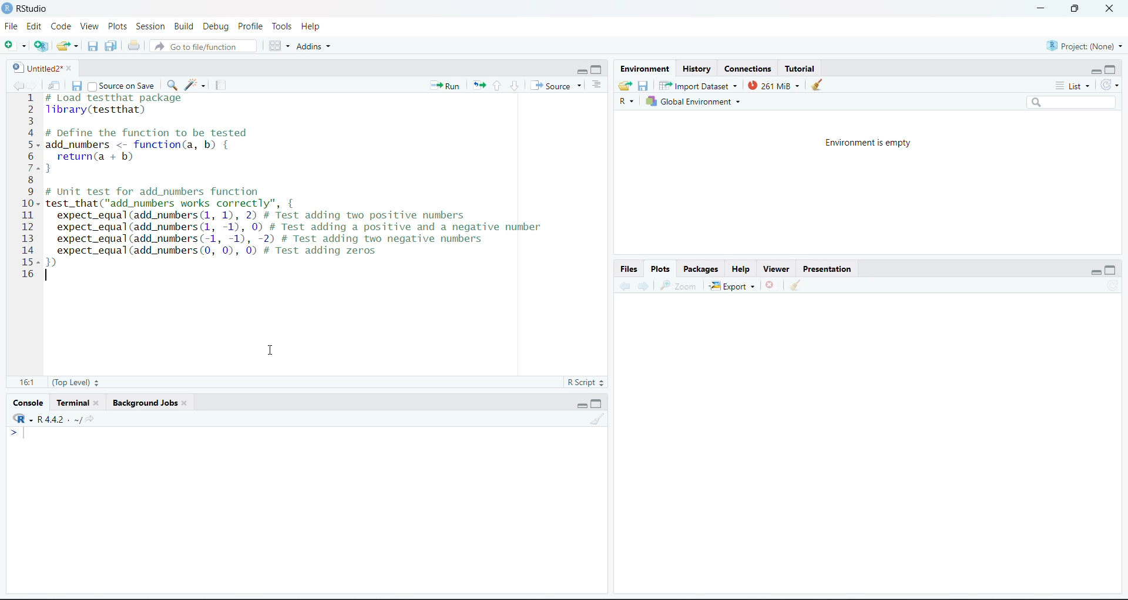  What do you see at coordinates (34, 85) in the screenshot?
I see `go forward` at bounding box center [34, 85].